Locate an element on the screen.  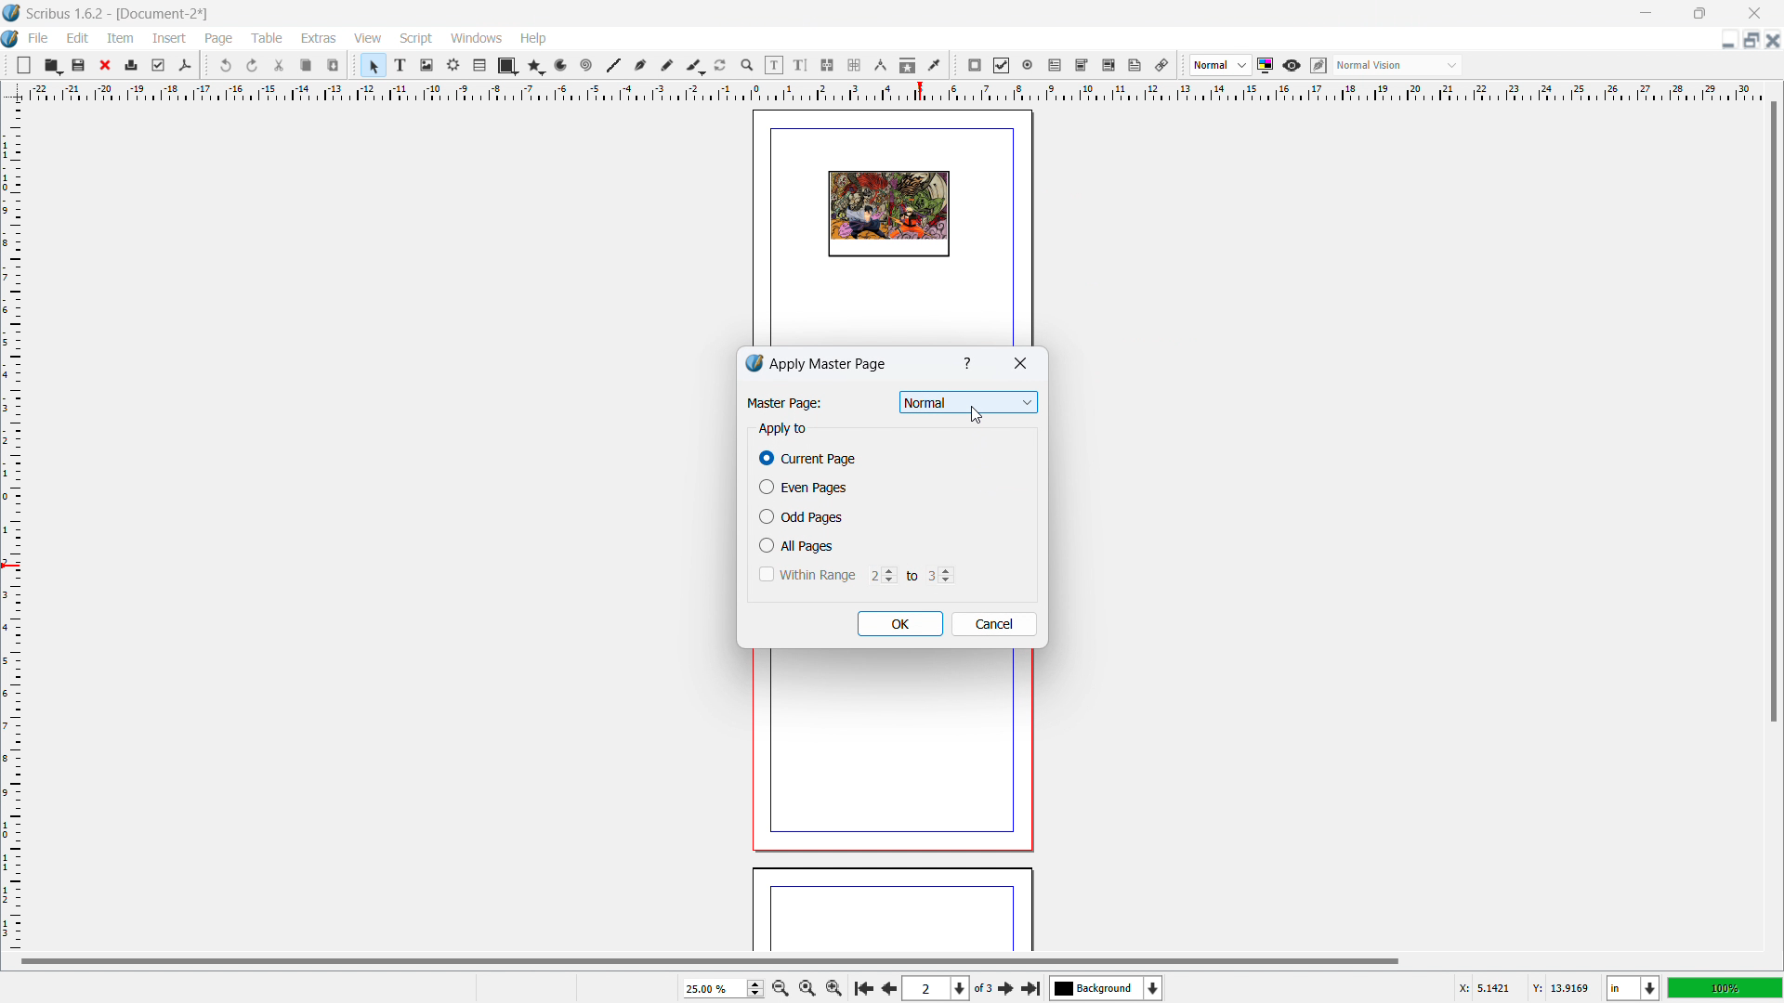
select item is located at coordinates (374, 66).